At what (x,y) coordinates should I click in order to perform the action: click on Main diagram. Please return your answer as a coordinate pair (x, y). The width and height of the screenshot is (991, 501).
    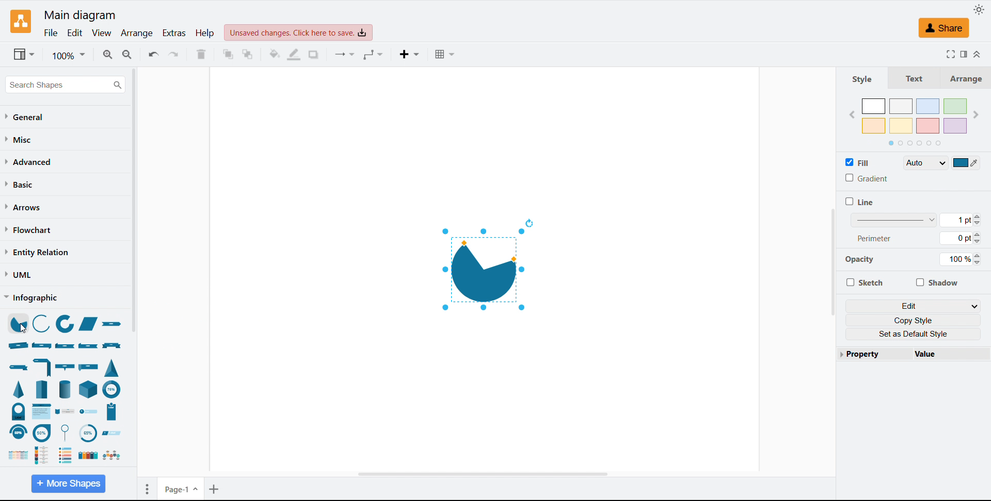
    Looking at the image, I should click on (80, 15).